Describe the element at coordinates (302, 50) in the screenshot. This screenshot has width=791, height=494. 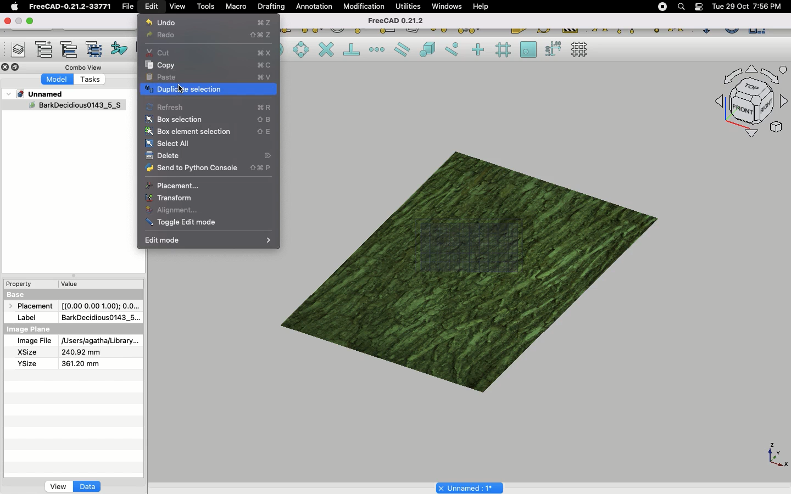
I see `Snap angle` at that location.